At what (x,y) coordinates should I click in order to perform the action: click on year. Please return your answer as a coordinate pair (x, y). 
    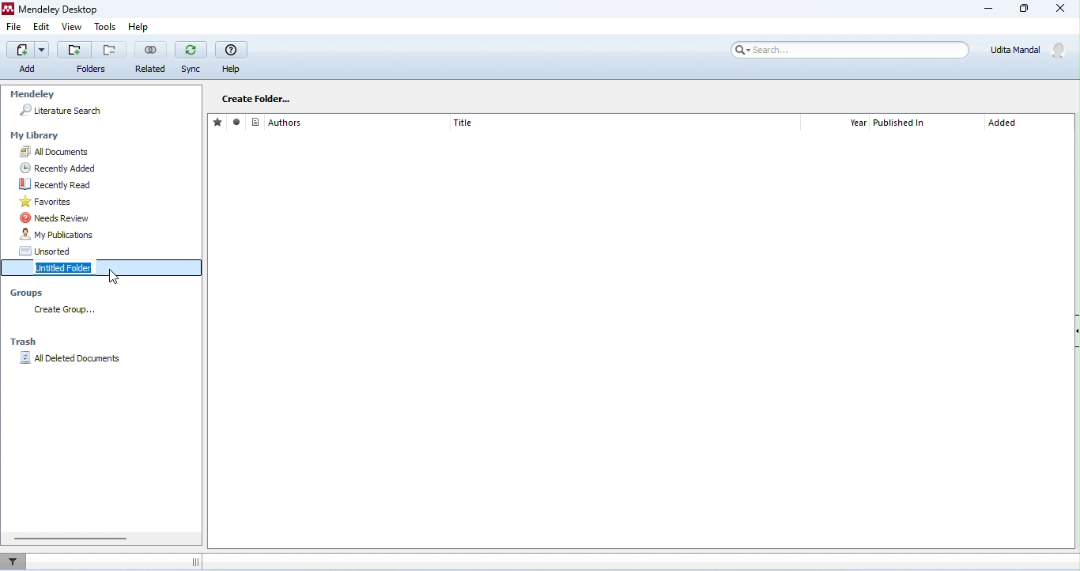
    Looking at the image, I should click on (858, 123).